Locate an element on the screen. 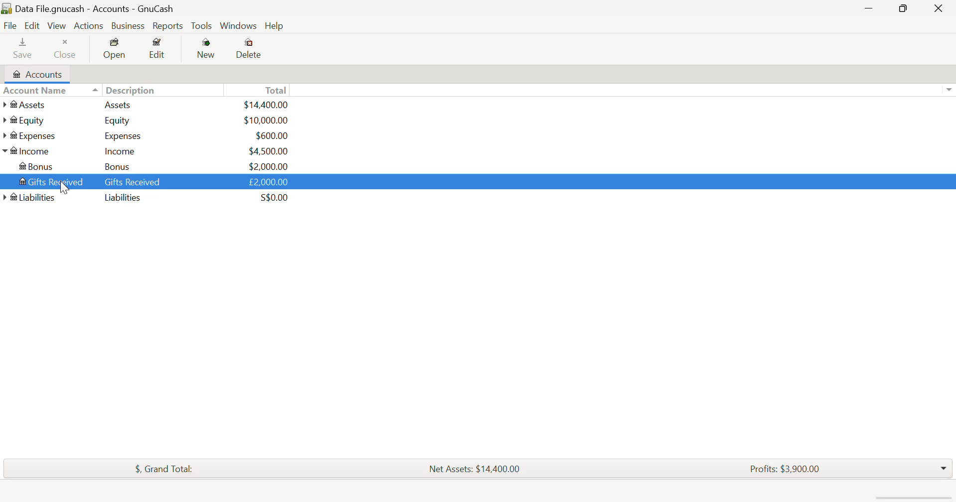 The height and width of the screenshot is (502, 956). USD is located at coordinates (268, 151).